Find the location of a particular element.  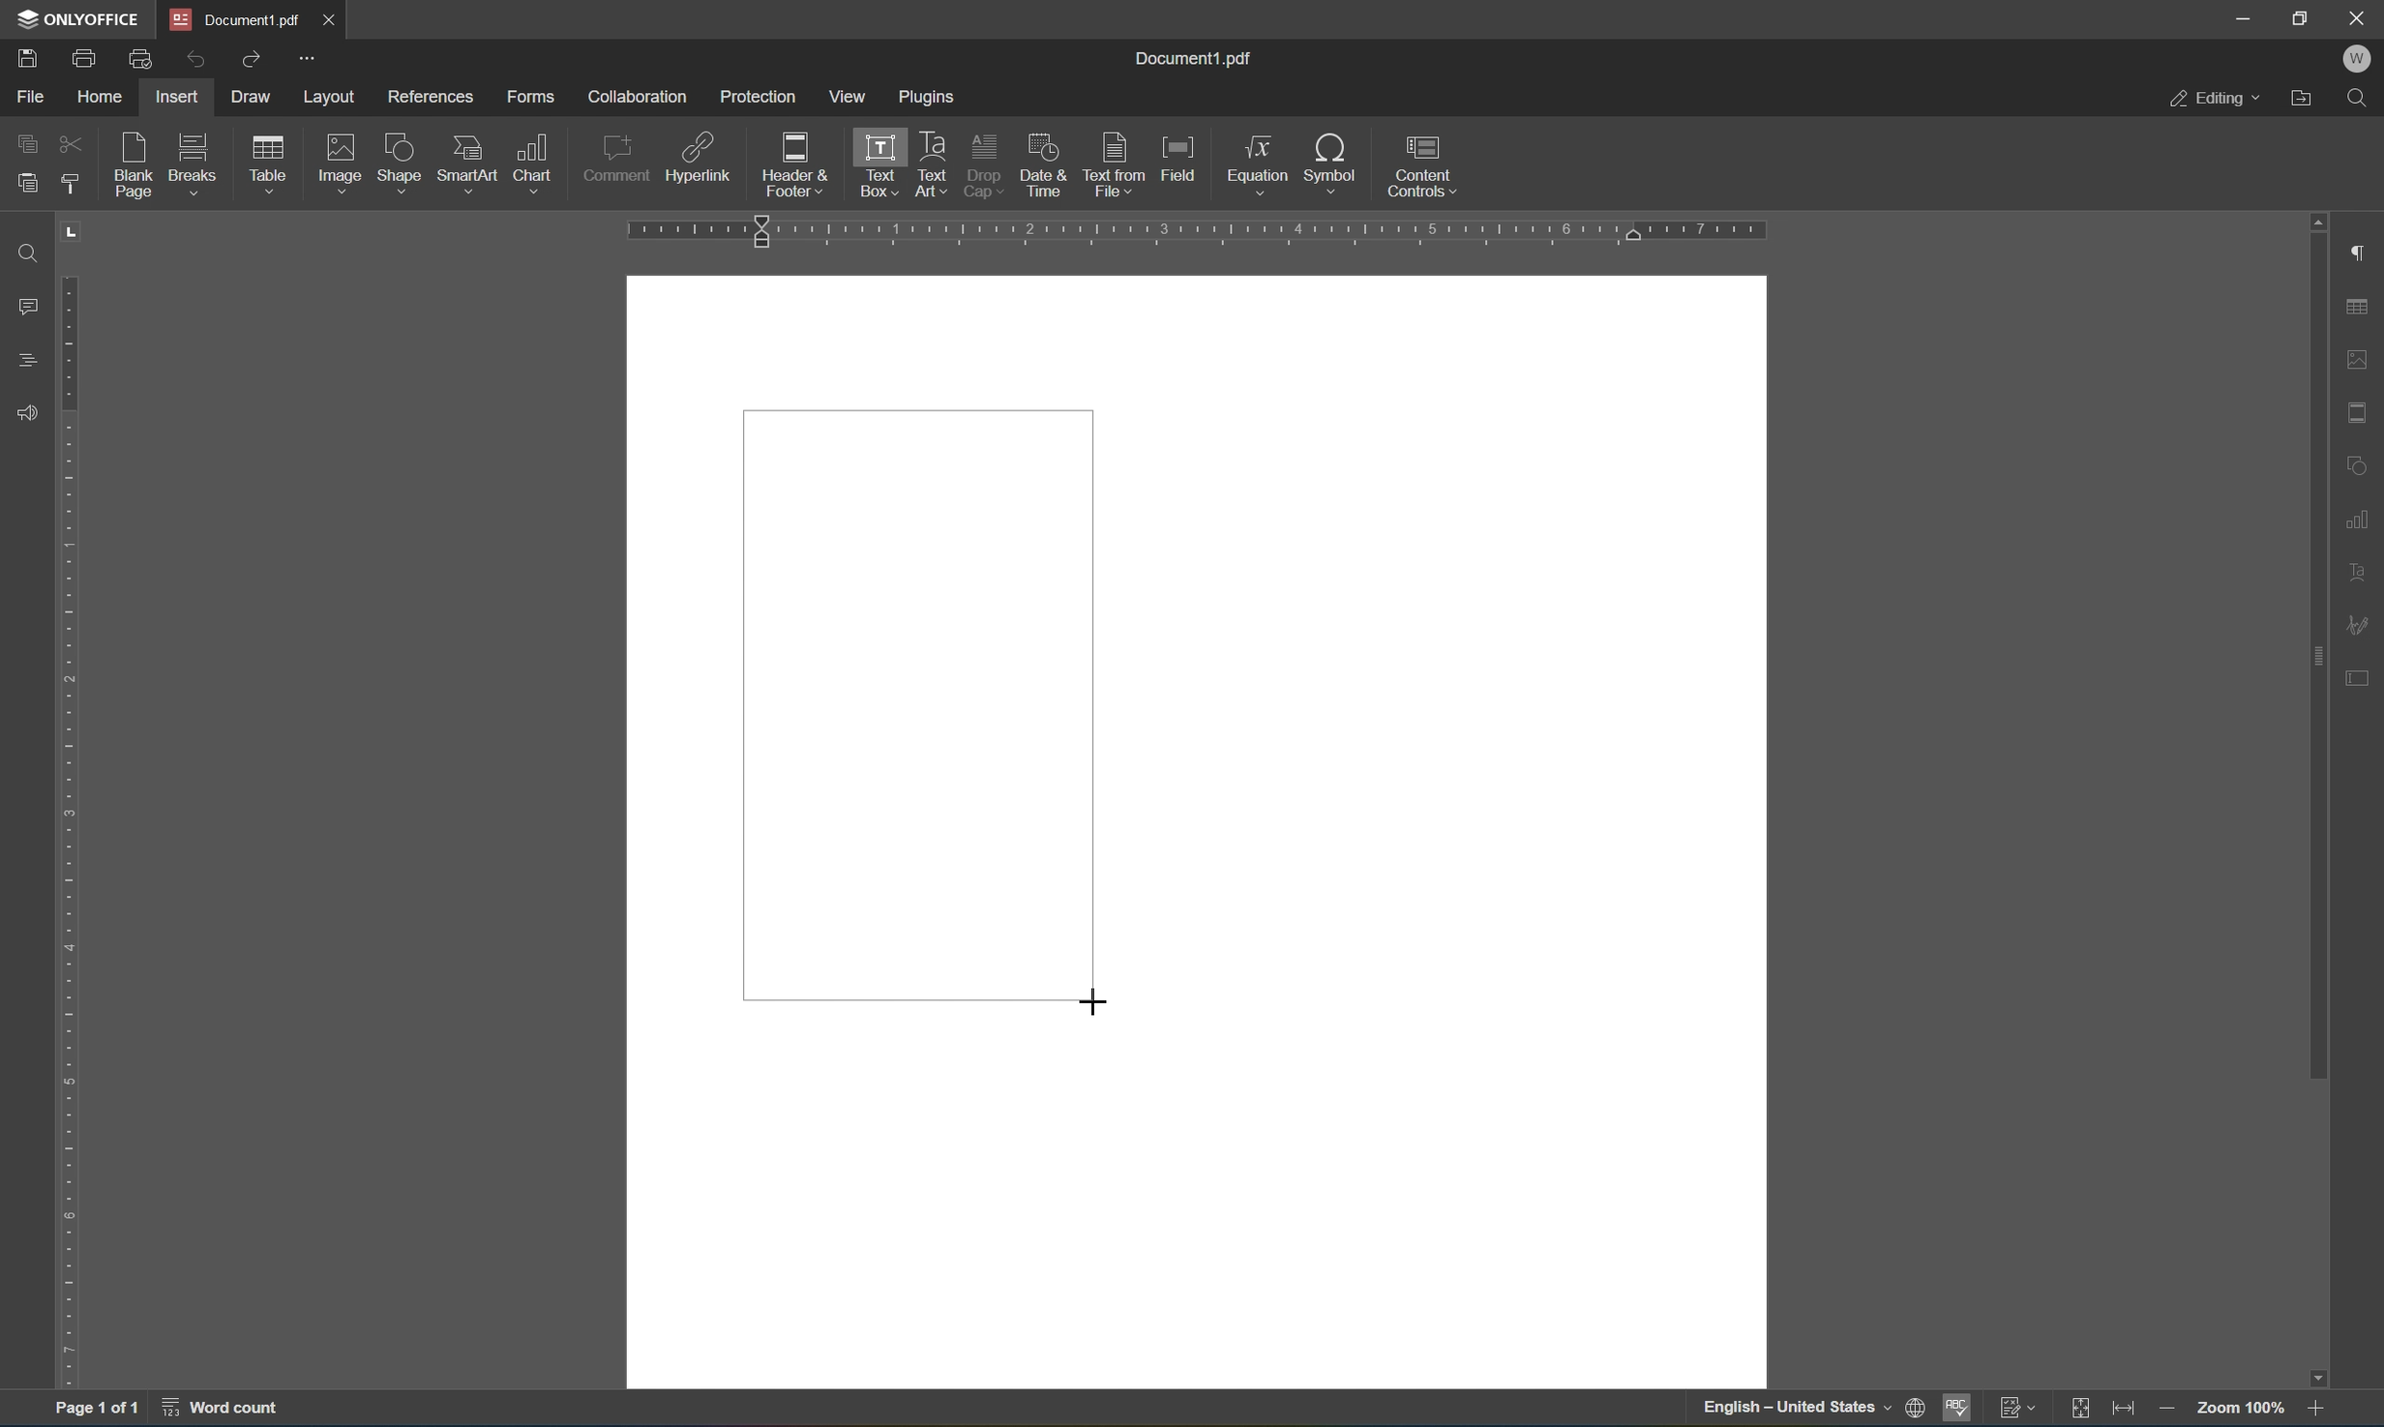

word count is located at coordinates (223, 1409).